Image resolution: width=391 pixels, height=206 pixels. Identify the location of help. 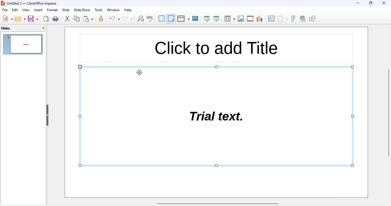
(128, 10).